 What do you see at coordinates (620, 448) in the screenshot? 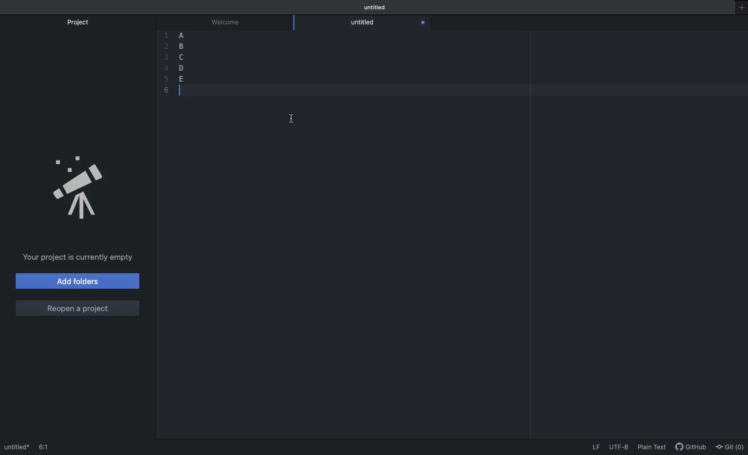
I see `UTF-8` at bounding box center [620, 448].